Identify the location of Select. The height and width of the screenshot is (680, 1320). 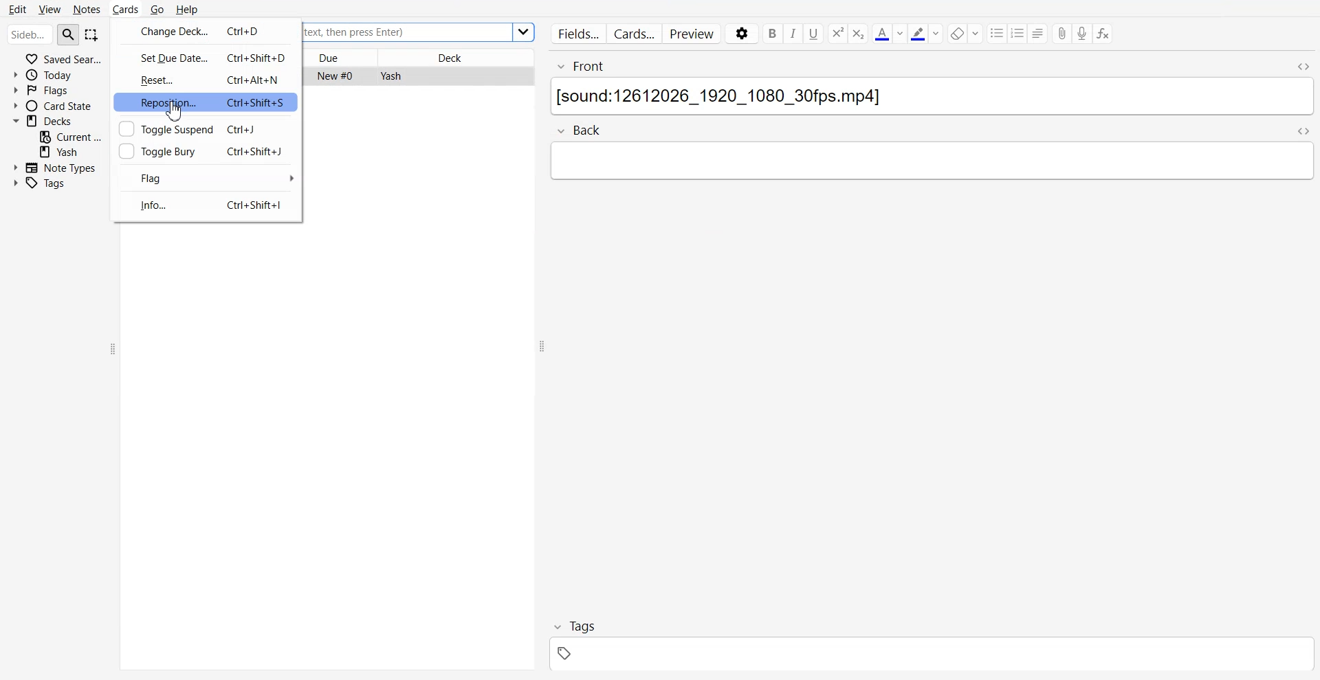
(92, 36).